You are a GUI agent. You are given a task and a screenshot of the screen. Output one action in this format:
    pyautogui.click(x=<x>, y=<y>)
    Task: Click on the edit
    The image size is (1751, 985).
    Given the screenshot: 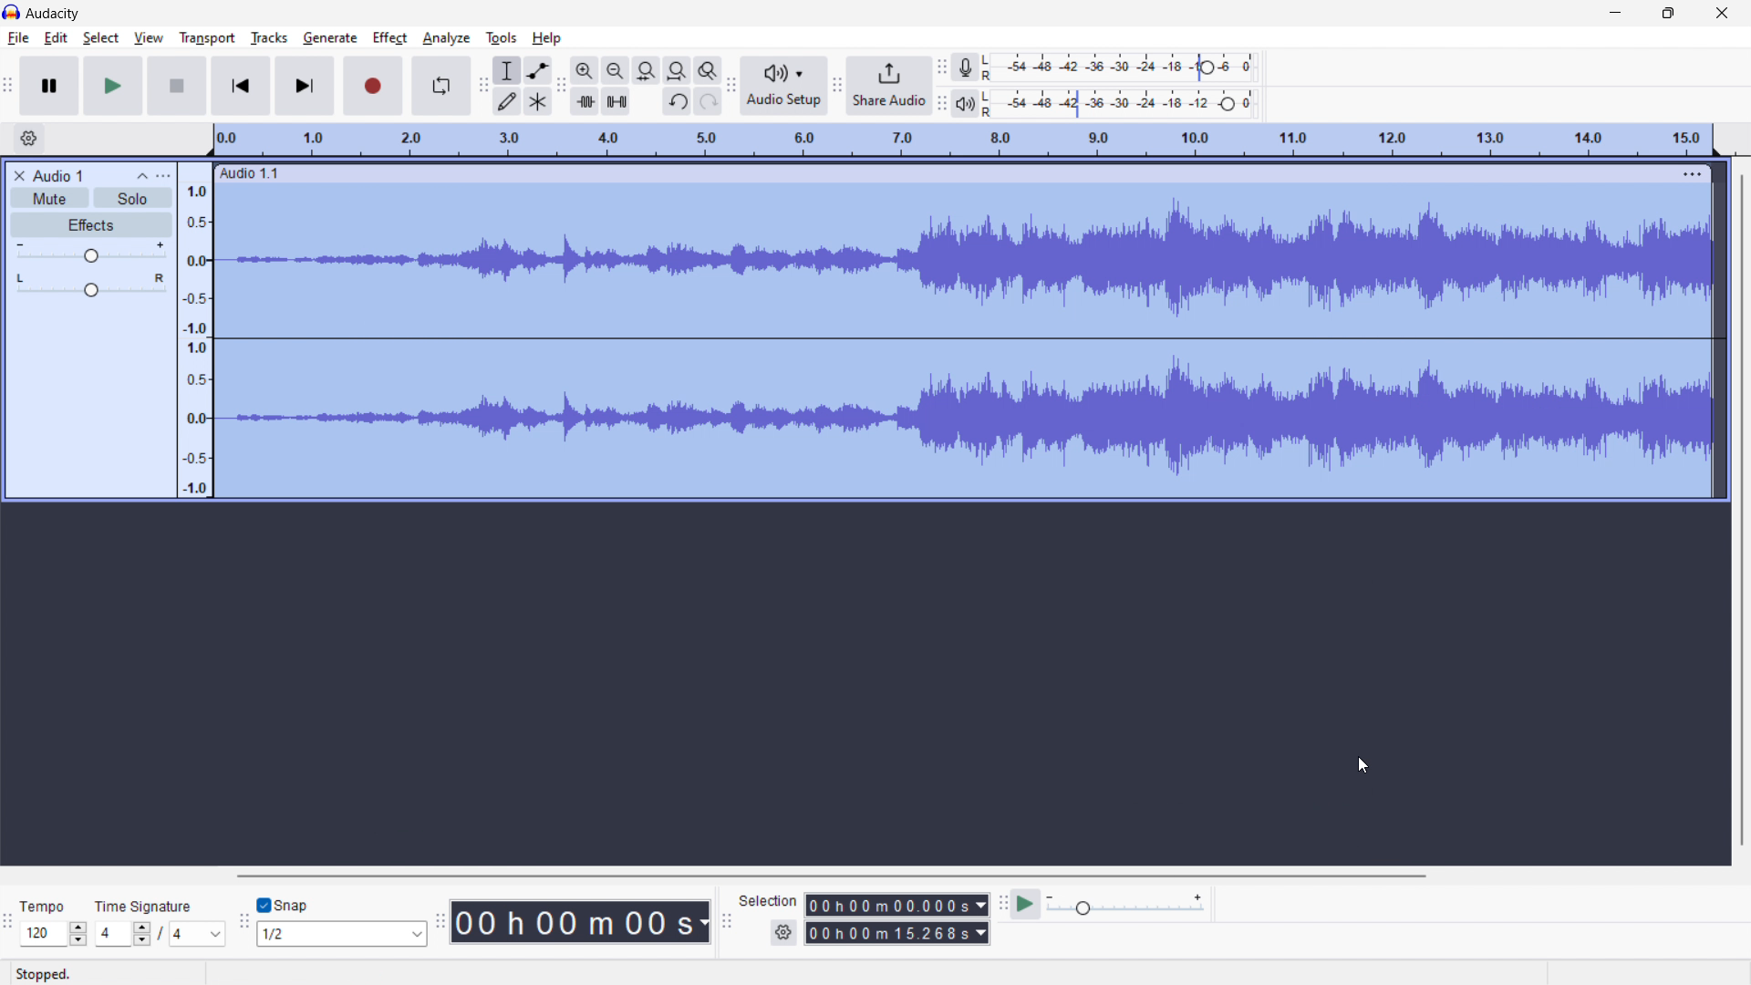 What is the action you would take?
    pyautogui.click(x=57, y=38)
    